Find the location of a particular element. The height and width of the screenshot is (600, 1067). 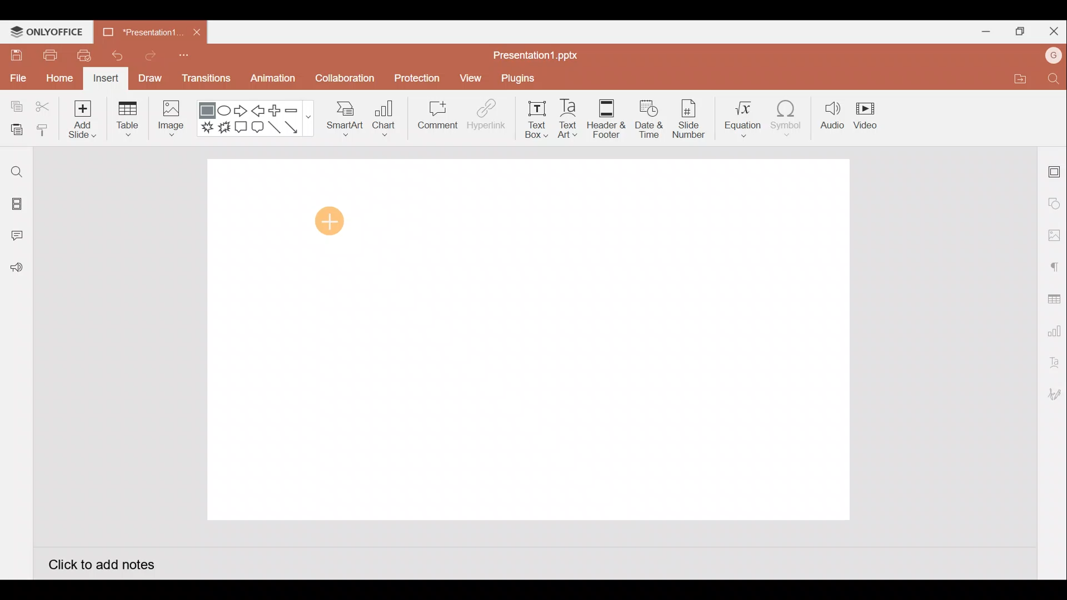

Quick print is located at coordinates (81, 56).